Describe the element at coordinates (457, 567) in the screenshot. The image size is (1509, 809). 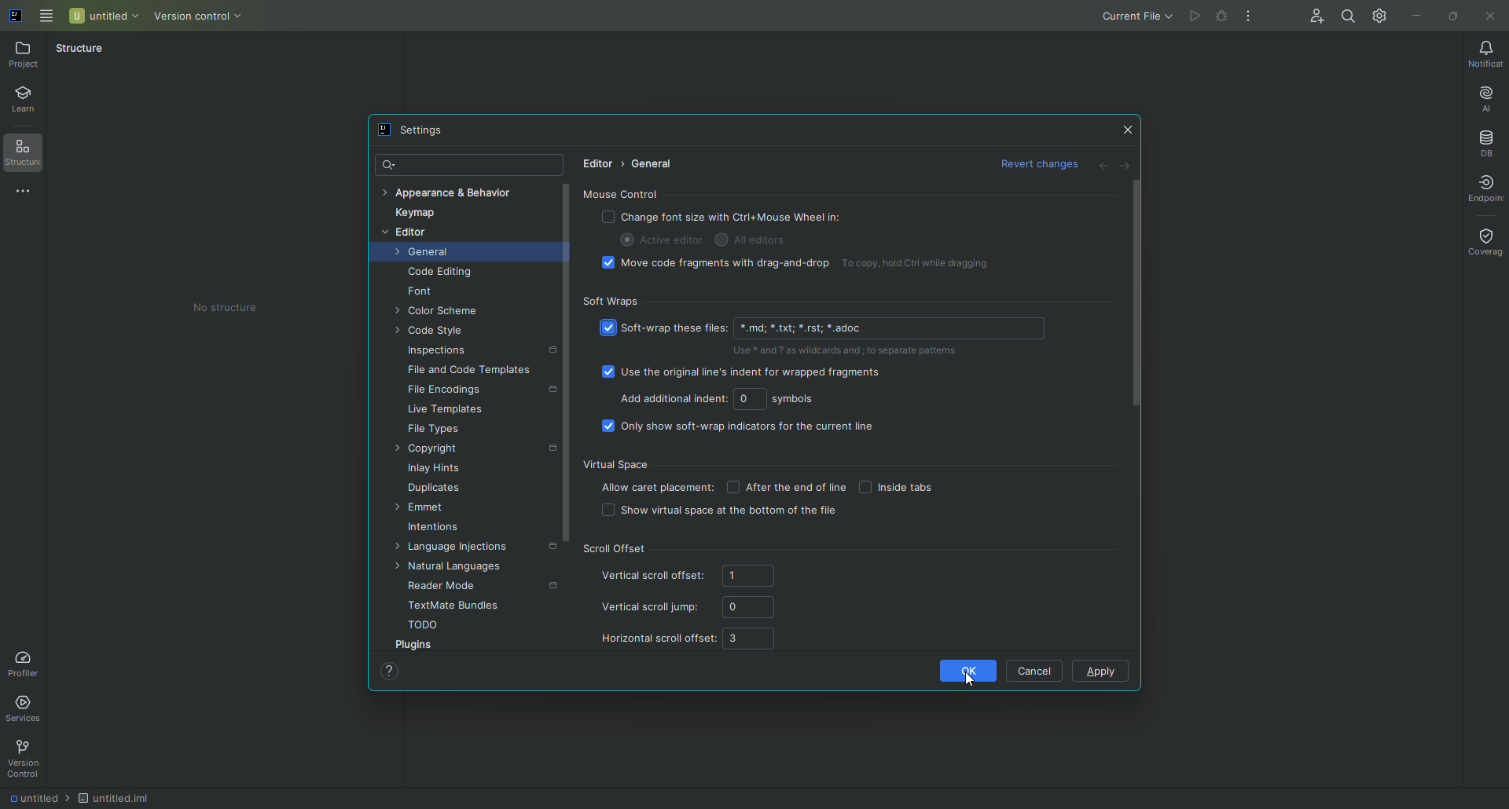
I see `Natural Languages` at that location.